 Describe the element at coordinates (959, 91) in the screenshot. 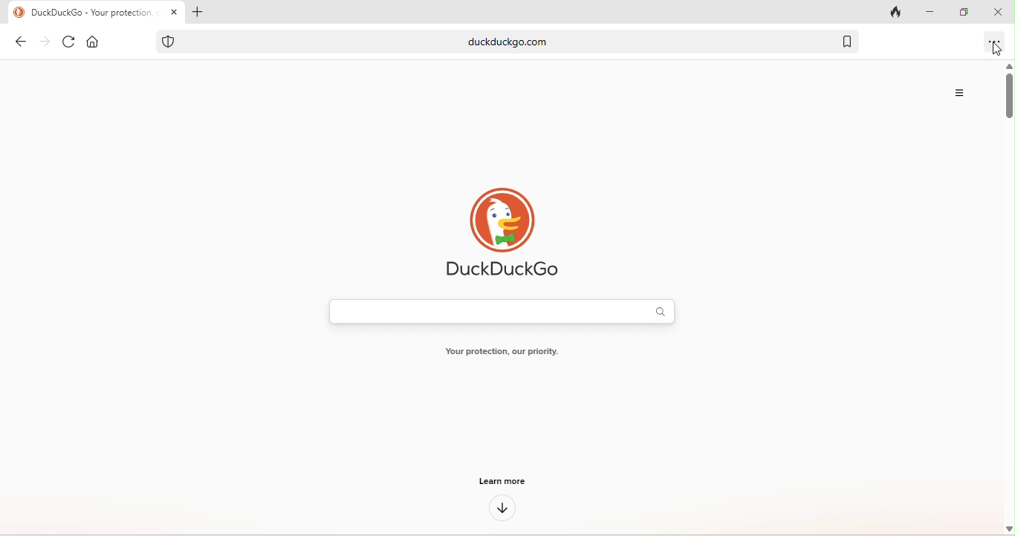

I see `more option` at that location.